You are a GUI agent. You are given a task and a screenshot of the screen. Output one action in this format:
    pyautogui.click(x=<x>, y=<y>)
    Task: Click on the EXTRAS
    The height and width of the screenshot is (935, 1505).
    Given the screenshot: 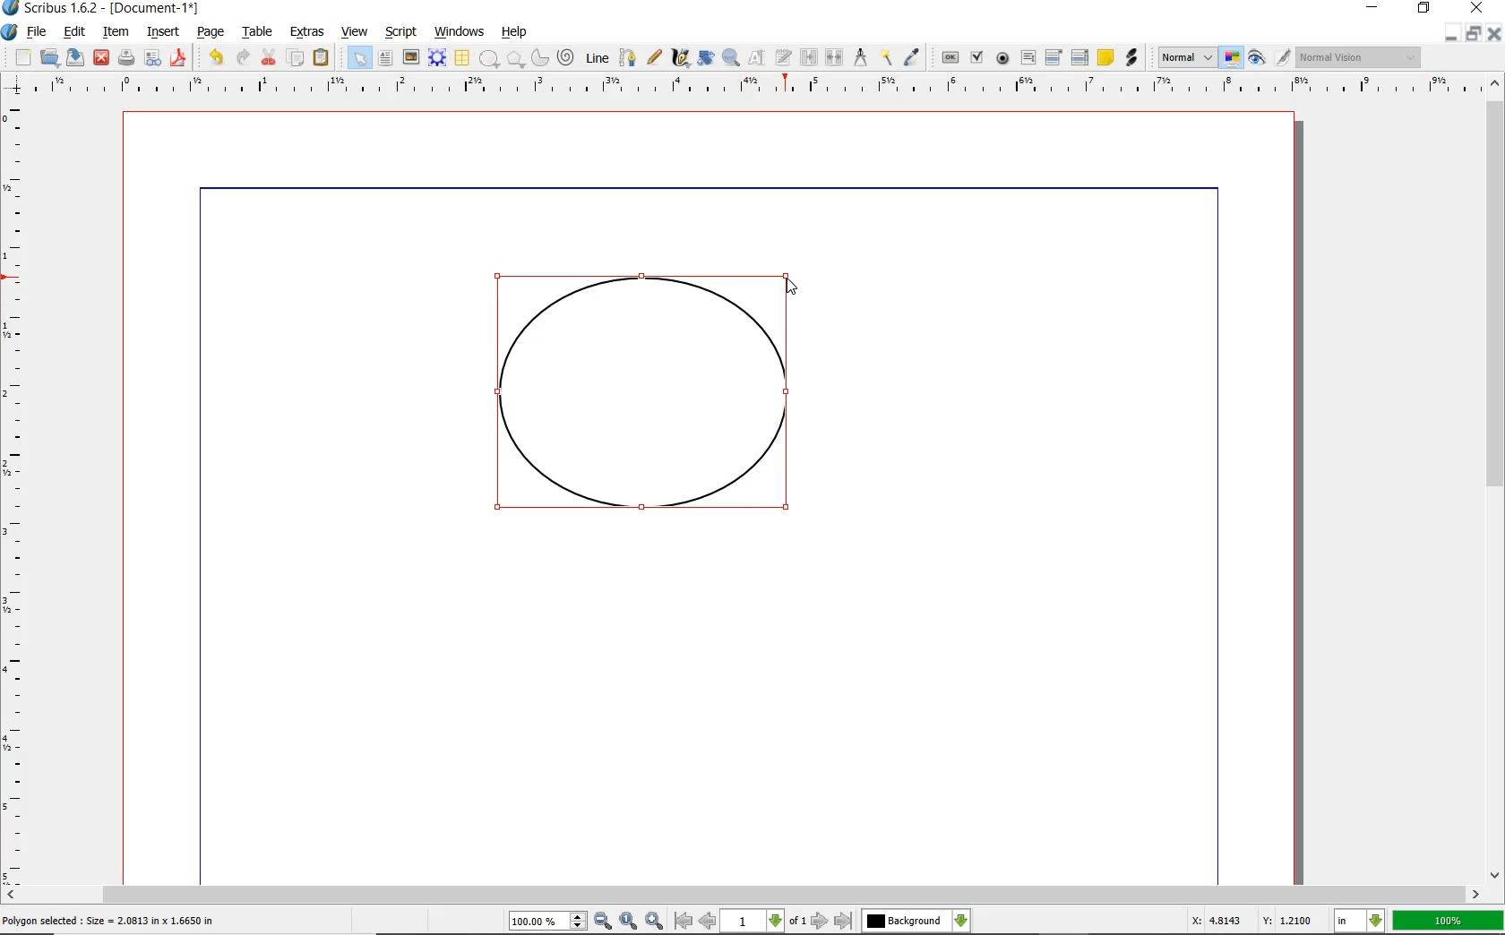 What is the action you would take?
    pyautogui.click(x=307, y=32)
    